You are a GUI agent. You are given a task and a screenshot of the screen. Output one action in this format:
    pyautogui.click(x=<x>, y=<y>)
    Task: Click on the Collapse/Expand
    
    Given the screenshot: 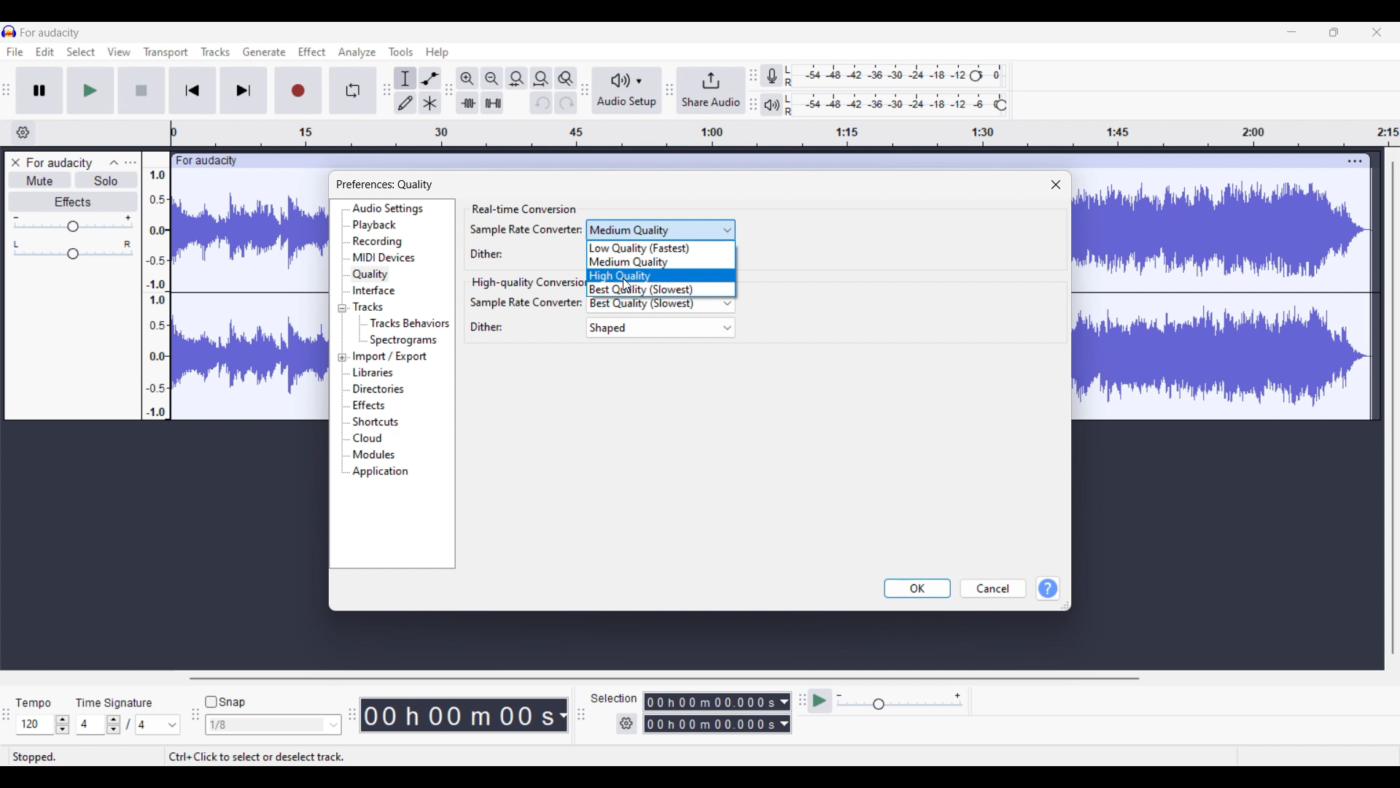 What is the action you would take?
    pyautogui.click(x=342, y=333)
    